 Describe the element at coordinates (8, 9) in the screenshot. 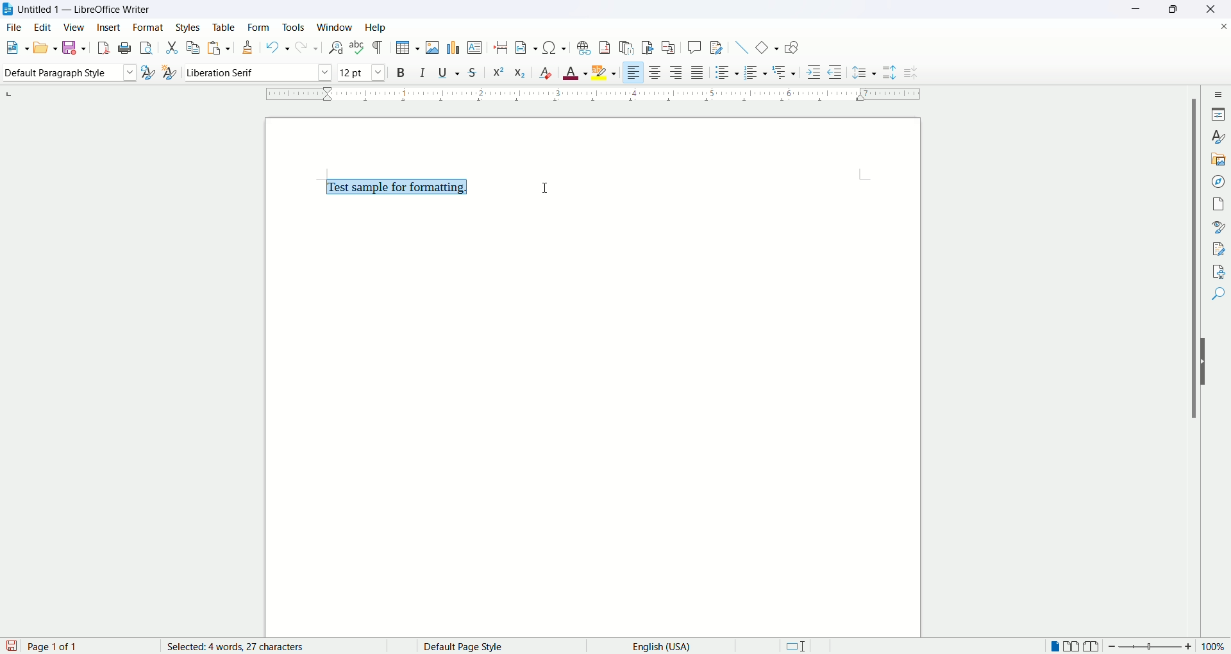

I see `logo` at that location.